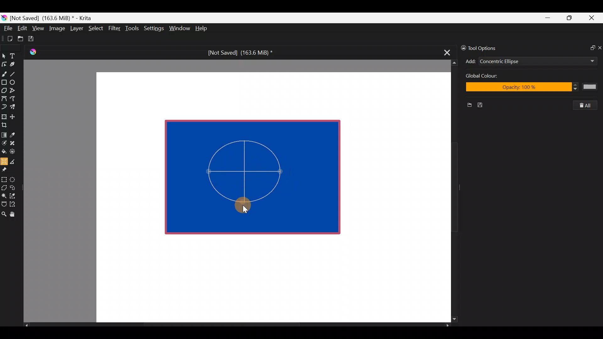 The width and height of the screenshot is (603, 339). Describe the element at coordinates (14, 159) in the screenshot. I see `Measure the distance between two points` at that location.